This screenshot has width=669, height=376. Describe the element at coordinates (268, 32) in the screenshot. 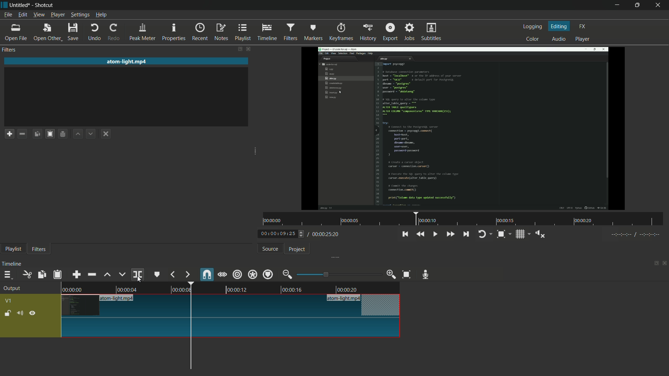

I see `timeline` at that location.